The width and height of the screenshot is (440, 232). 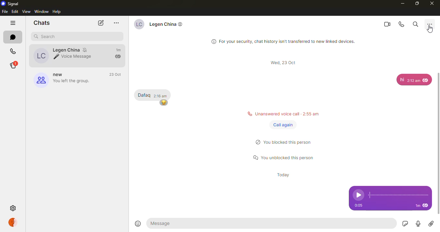 What do you see at coordinates (120, 50) in the screenshot?
I see `time` at bounding box center [120, 50].